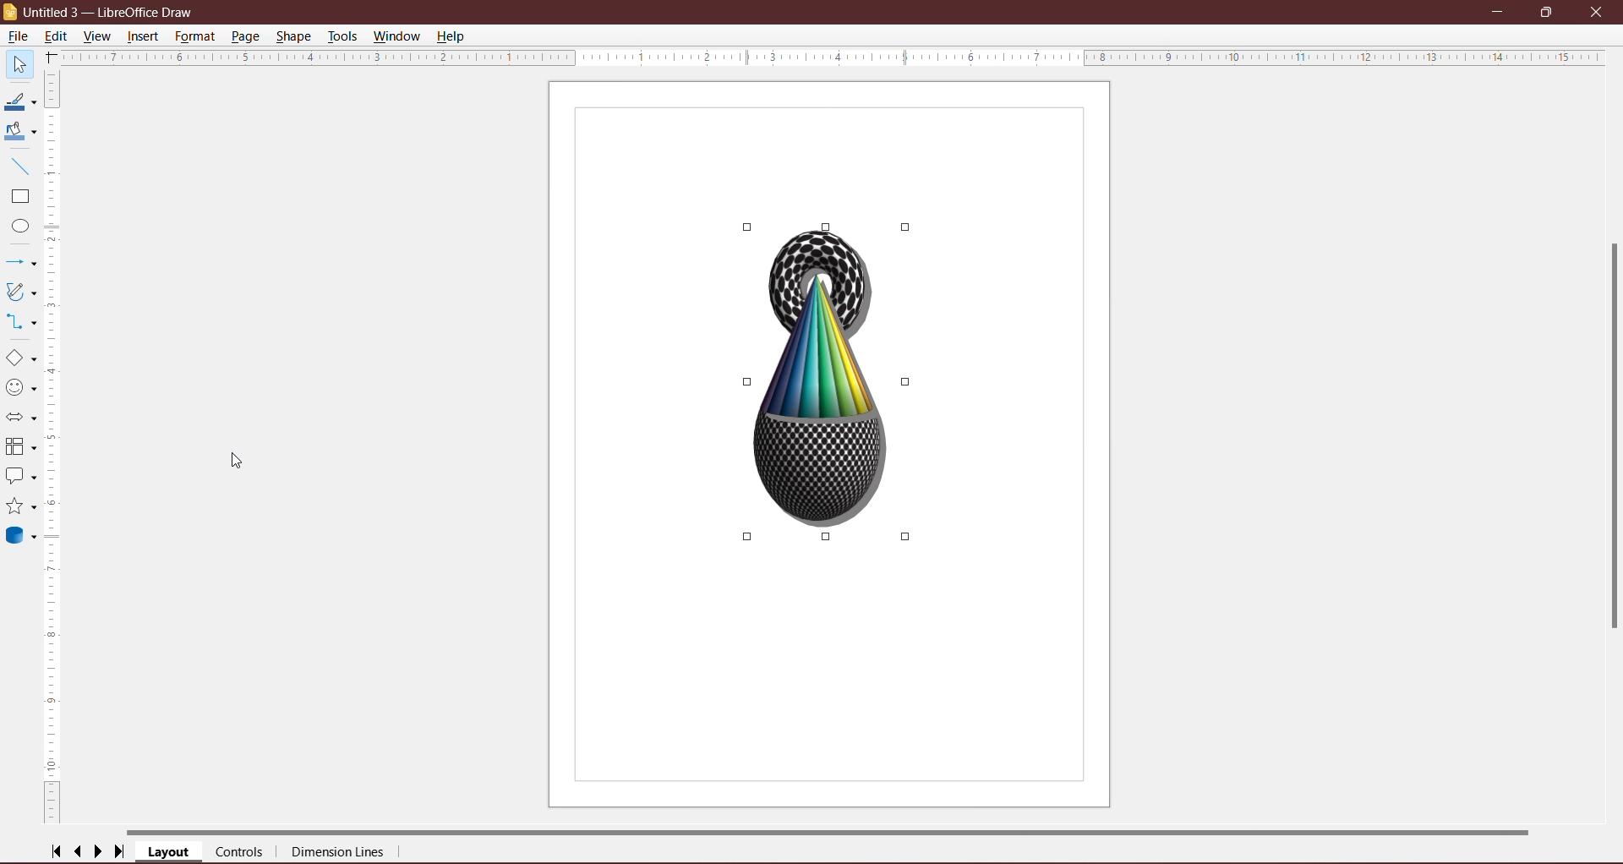 The image size is (1623, 864). I want to click on File, so click(19, 36).